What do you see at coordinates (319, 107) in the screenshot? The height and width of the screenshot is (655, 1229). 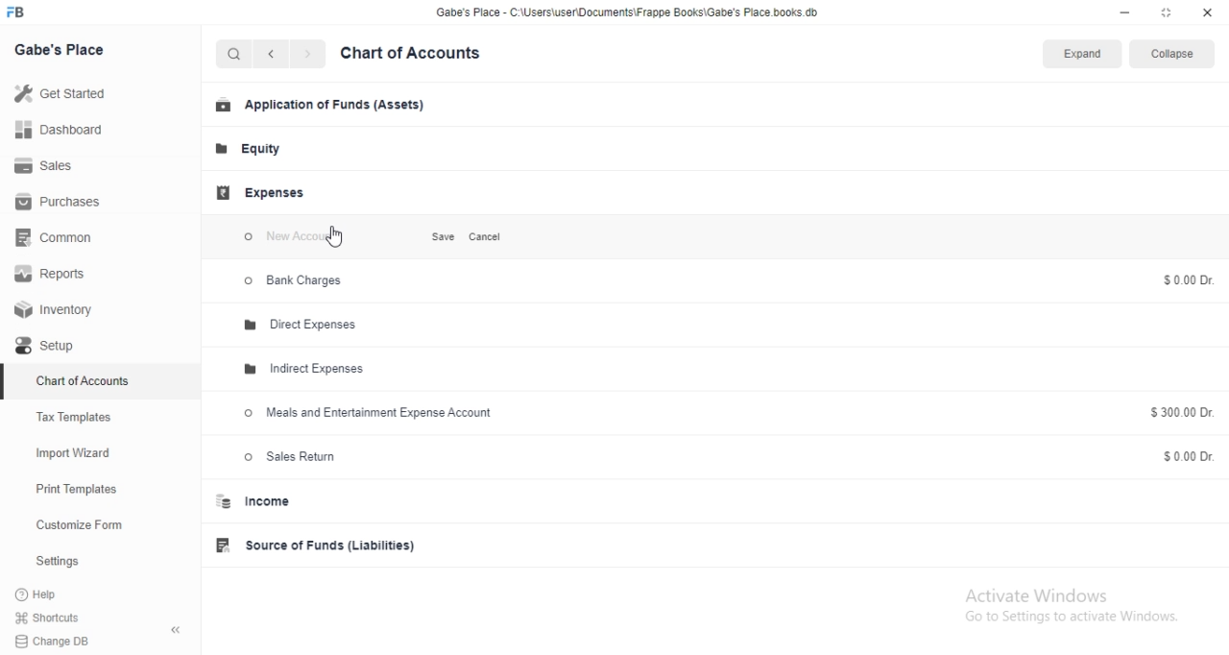 I see `Application of Funds (Assets)` at bounding box center [319, 107].